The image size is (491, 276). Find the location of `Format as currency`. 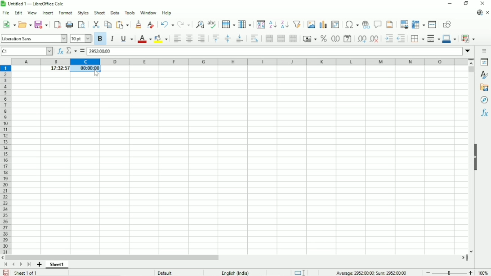

Format as currency is located at coordinates (310, 39).